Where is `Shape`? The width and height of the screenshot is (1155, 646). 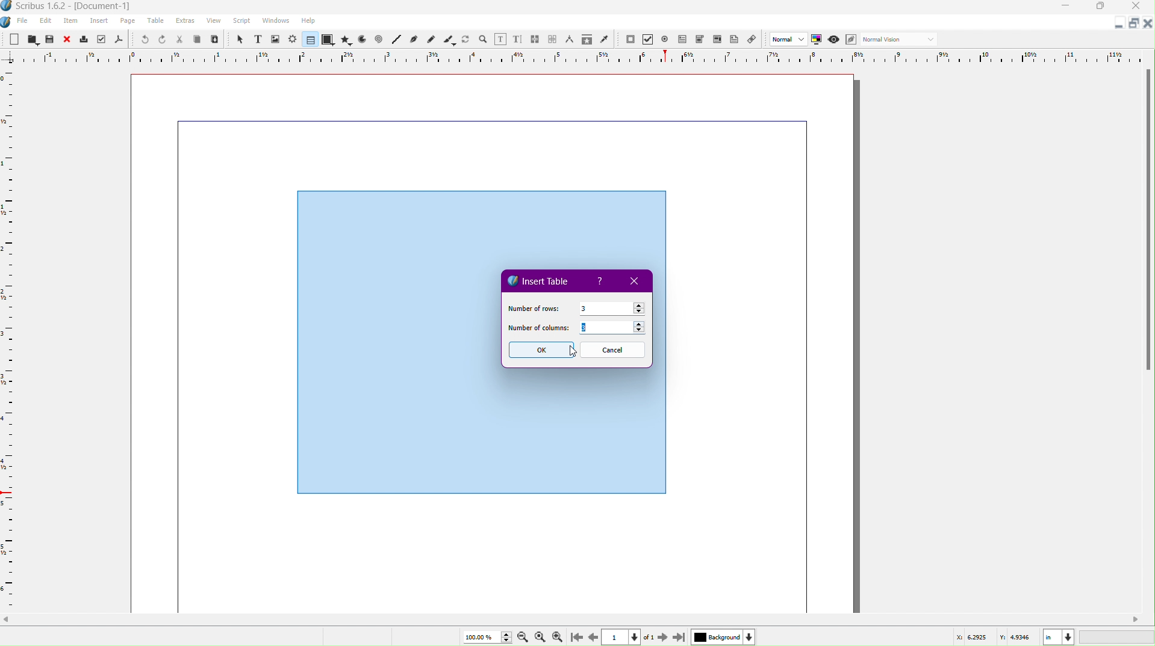 Shape is located at coordinates (328, 40).